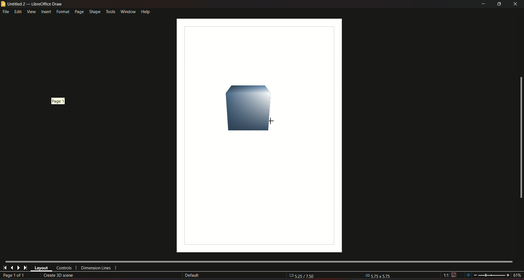  Describe the element at coordinates (483, 4) in the screenshot. I see `minimize` at that location.